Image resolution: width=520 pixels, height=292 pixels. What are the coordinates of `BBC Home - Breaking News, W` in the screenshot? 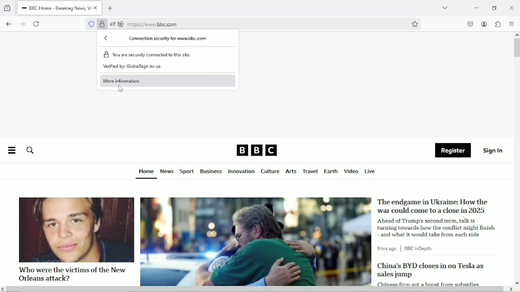 It's located at (56, 7).